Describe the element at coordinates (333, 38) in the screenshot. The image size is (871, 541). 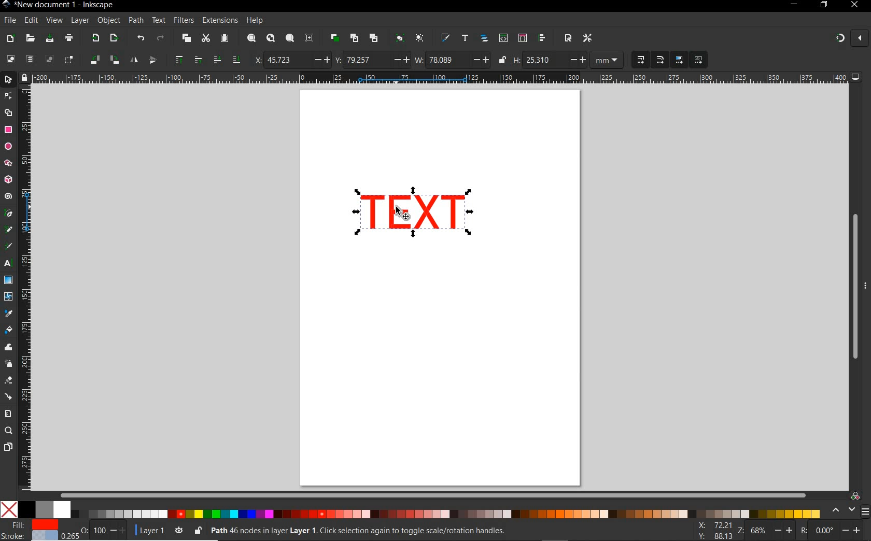
I see `DUPLICATE` at that location.